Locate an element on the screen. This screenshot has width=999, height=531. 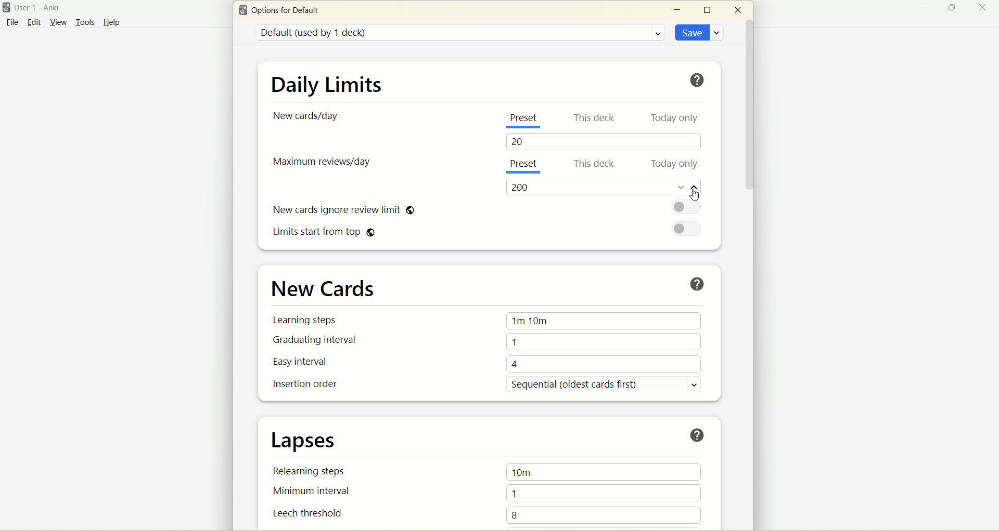
today only is located at coordinates (673, 165).